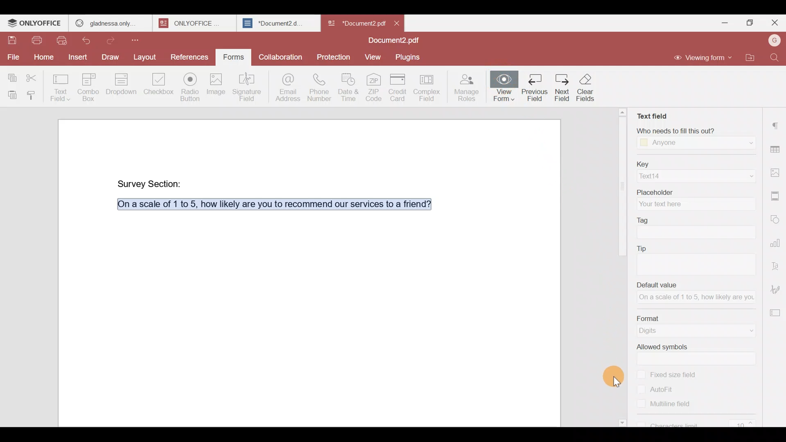  Describe the element at coordinates (693, 162) in the screenshot. I see `Key` at that location.